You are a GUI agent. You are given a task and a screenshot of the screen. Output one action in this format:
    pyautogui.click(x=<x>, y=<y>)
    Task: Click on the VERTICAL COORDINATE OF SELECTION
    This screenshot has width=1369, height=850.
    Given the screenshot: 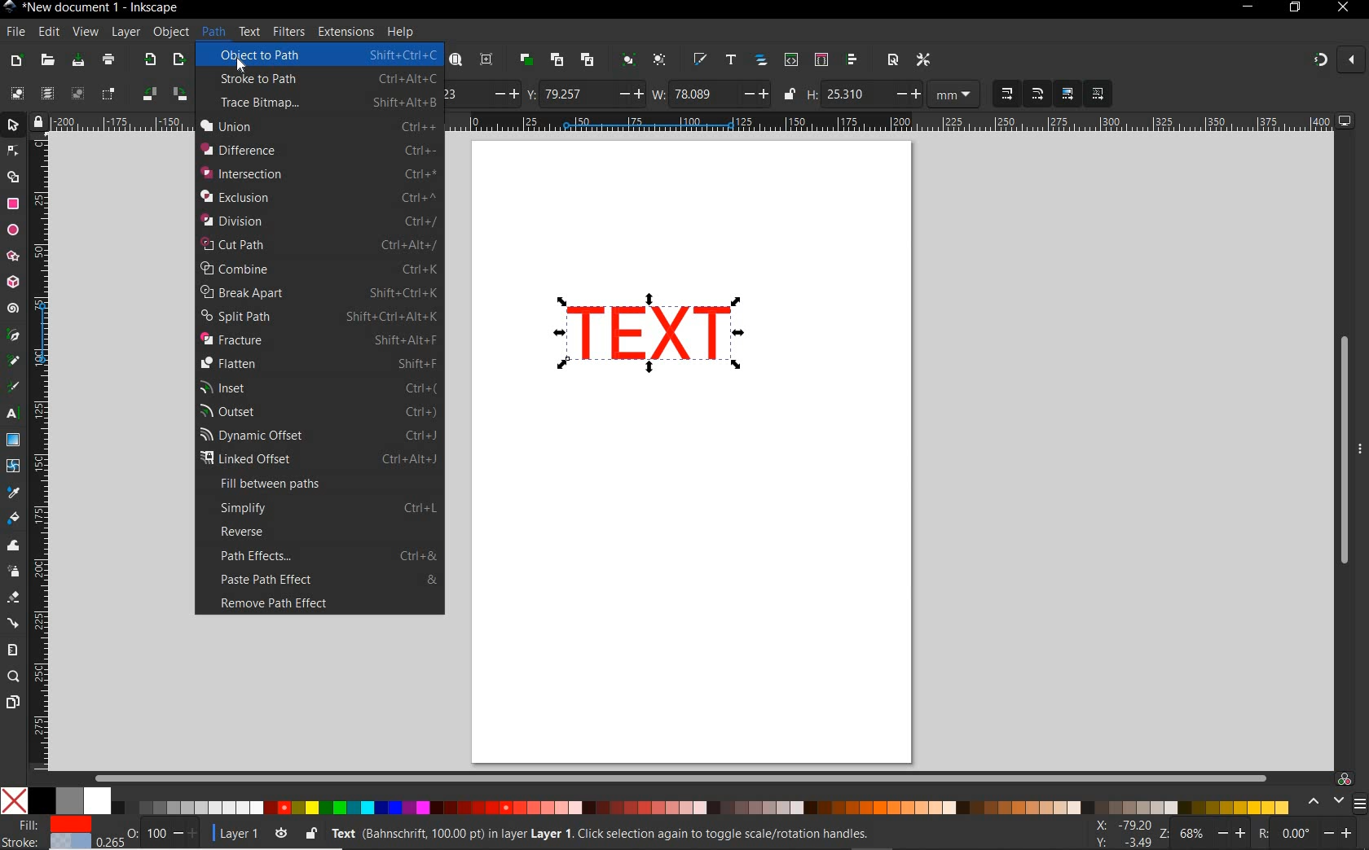 What is the action you would take?
    pyautogui.click(x=584, y=94)
    